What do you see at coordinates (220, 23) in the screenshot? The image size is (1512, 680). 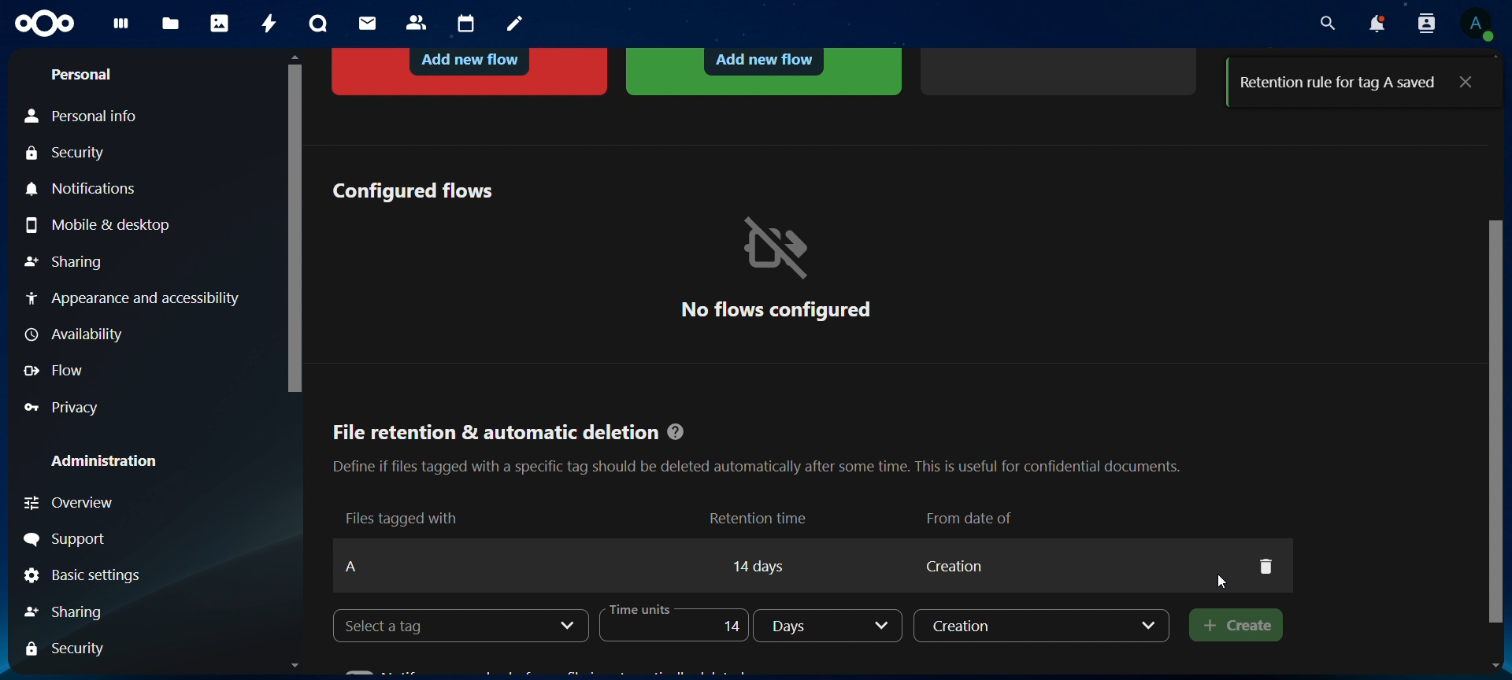 I see `photos` at bounding box center [220, 23].